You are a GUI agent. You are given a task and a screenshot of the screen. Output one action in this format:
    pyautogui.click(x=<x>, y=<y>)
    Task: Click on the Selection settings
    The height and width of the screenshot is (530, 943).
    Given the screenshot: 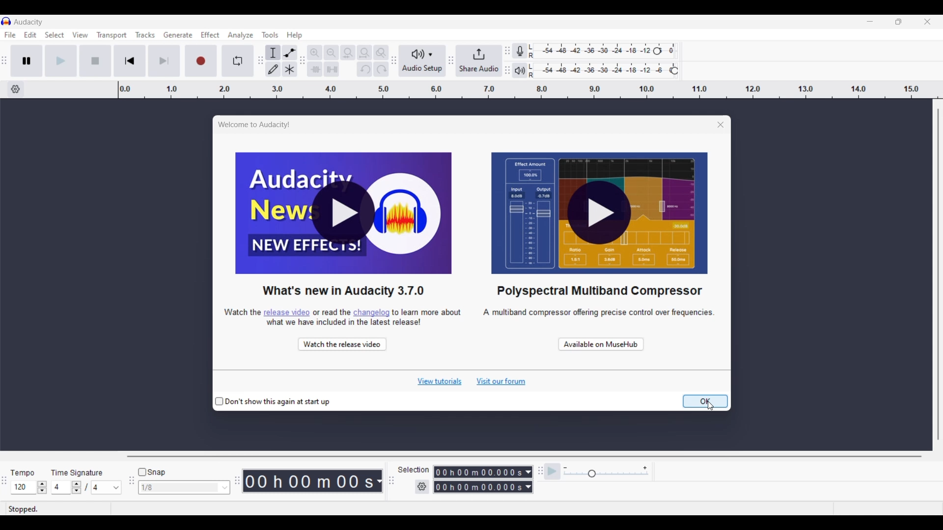 What is the action you would take?
    pyautogui.click(x=422, y=487)
    